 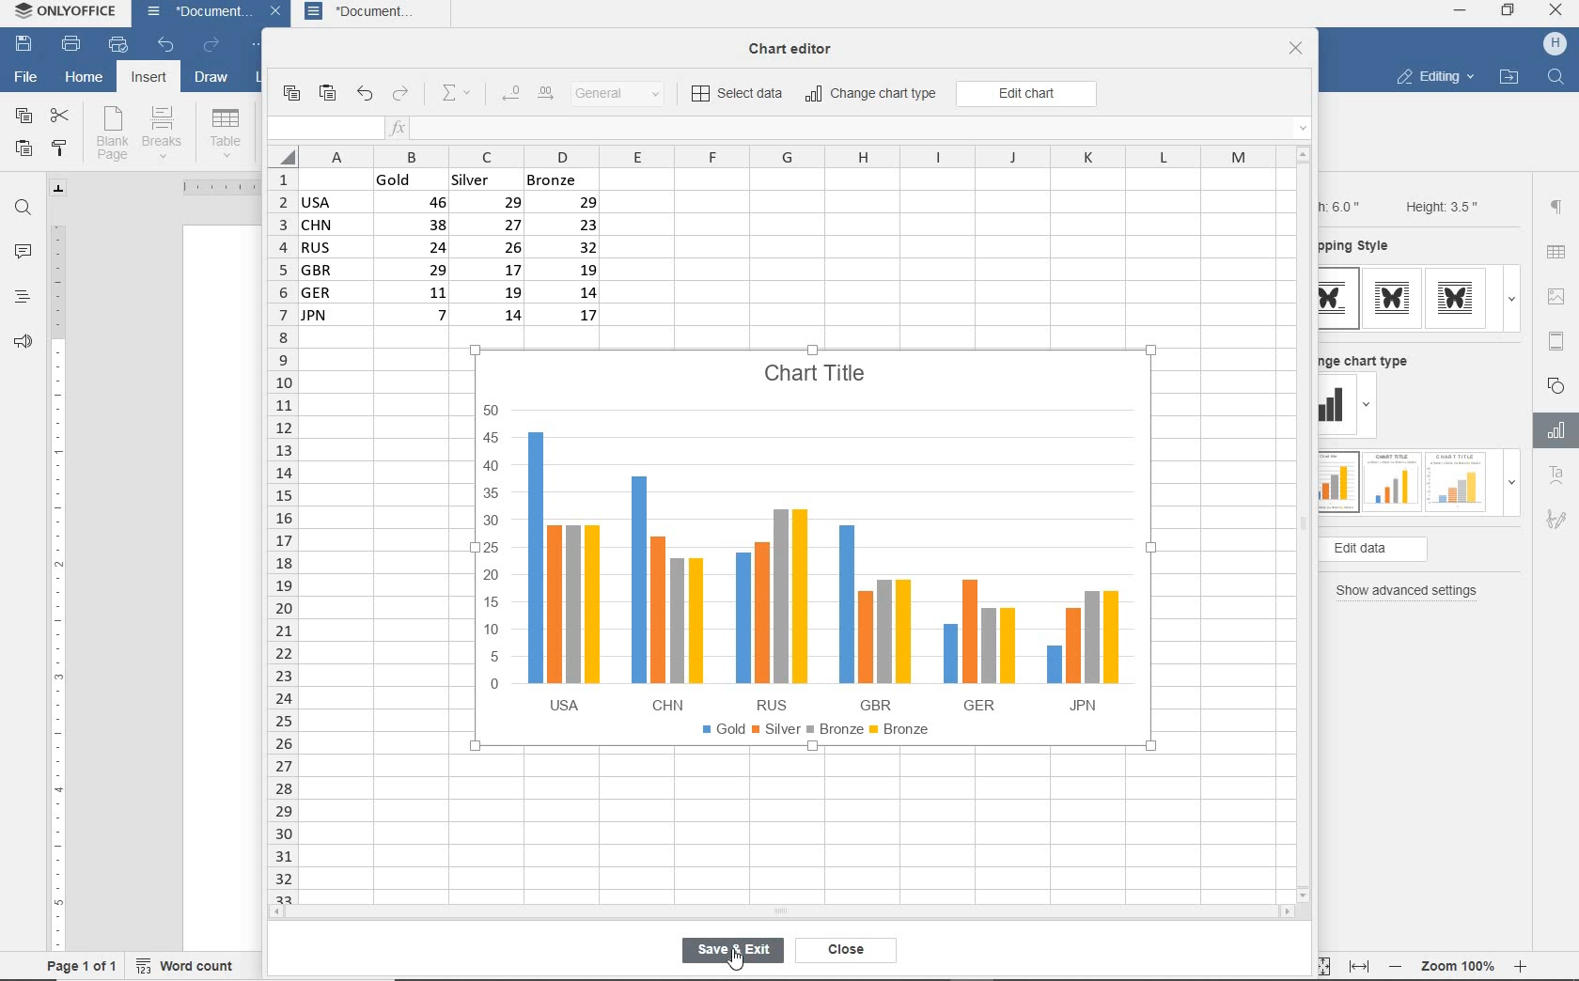 What do you see at coordinates (1026, 94) in the screenshot?
I see `edit chart` at bounding box center [1026, 94].